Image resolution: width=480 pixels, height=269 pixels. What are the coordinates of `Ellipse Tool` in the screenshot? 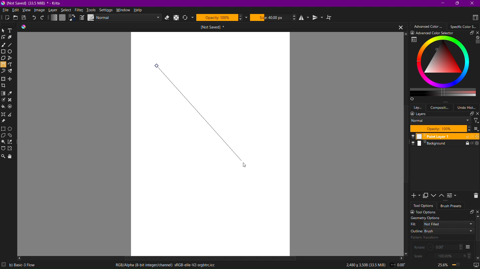 It's located at (12, 52).